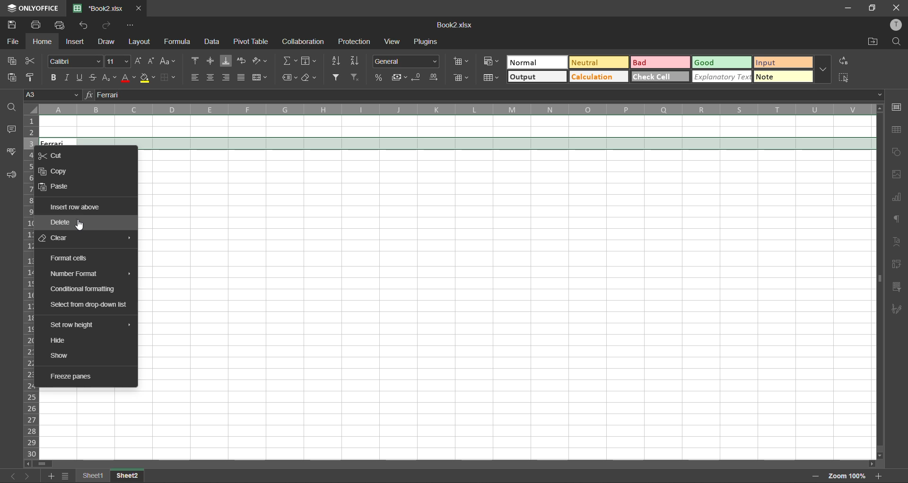 The height and width of the screenshot is (483, 908). What do you see at coordinates (66, 476) in the screenshot?
I see `sheet list` at bounding box center [66, 476].